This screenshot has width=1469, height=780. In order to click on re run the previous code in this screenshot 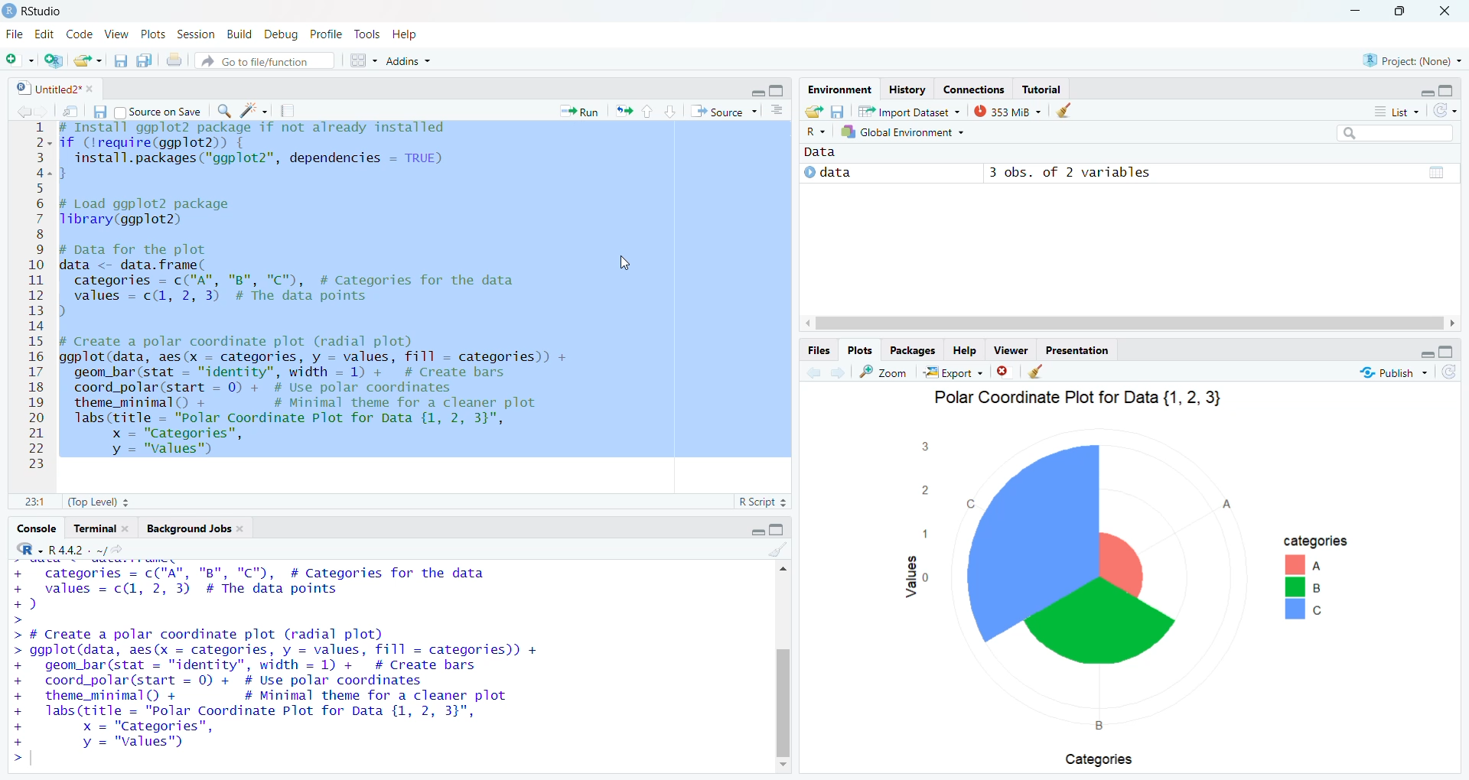, I will do `click(623, 112)`.